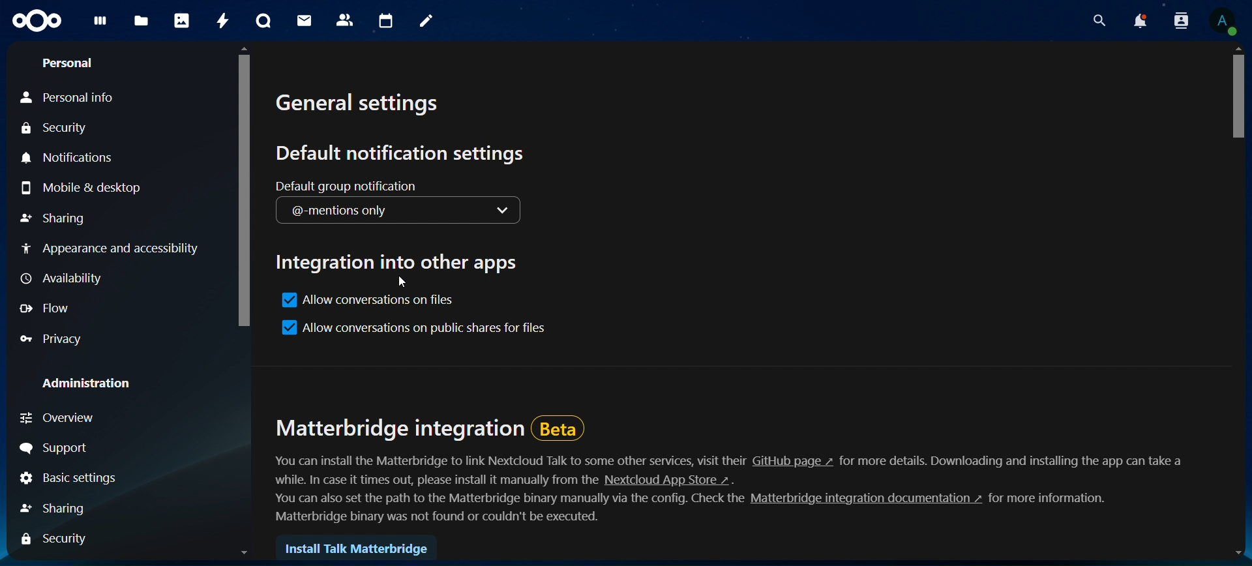 Image resolution: width=1252 pixels, height=566 pixels. Describe the element at coordinates (55, 128) in the screenshot. I see `security` at that location.